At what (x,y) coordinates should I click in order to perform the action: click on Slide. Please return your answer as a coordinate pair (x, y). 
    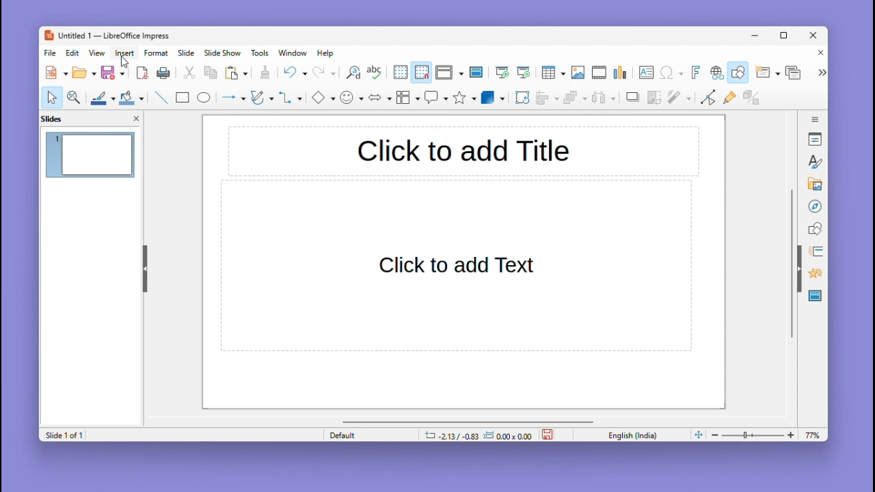
    Looking at the image, I should click on (187, 53).